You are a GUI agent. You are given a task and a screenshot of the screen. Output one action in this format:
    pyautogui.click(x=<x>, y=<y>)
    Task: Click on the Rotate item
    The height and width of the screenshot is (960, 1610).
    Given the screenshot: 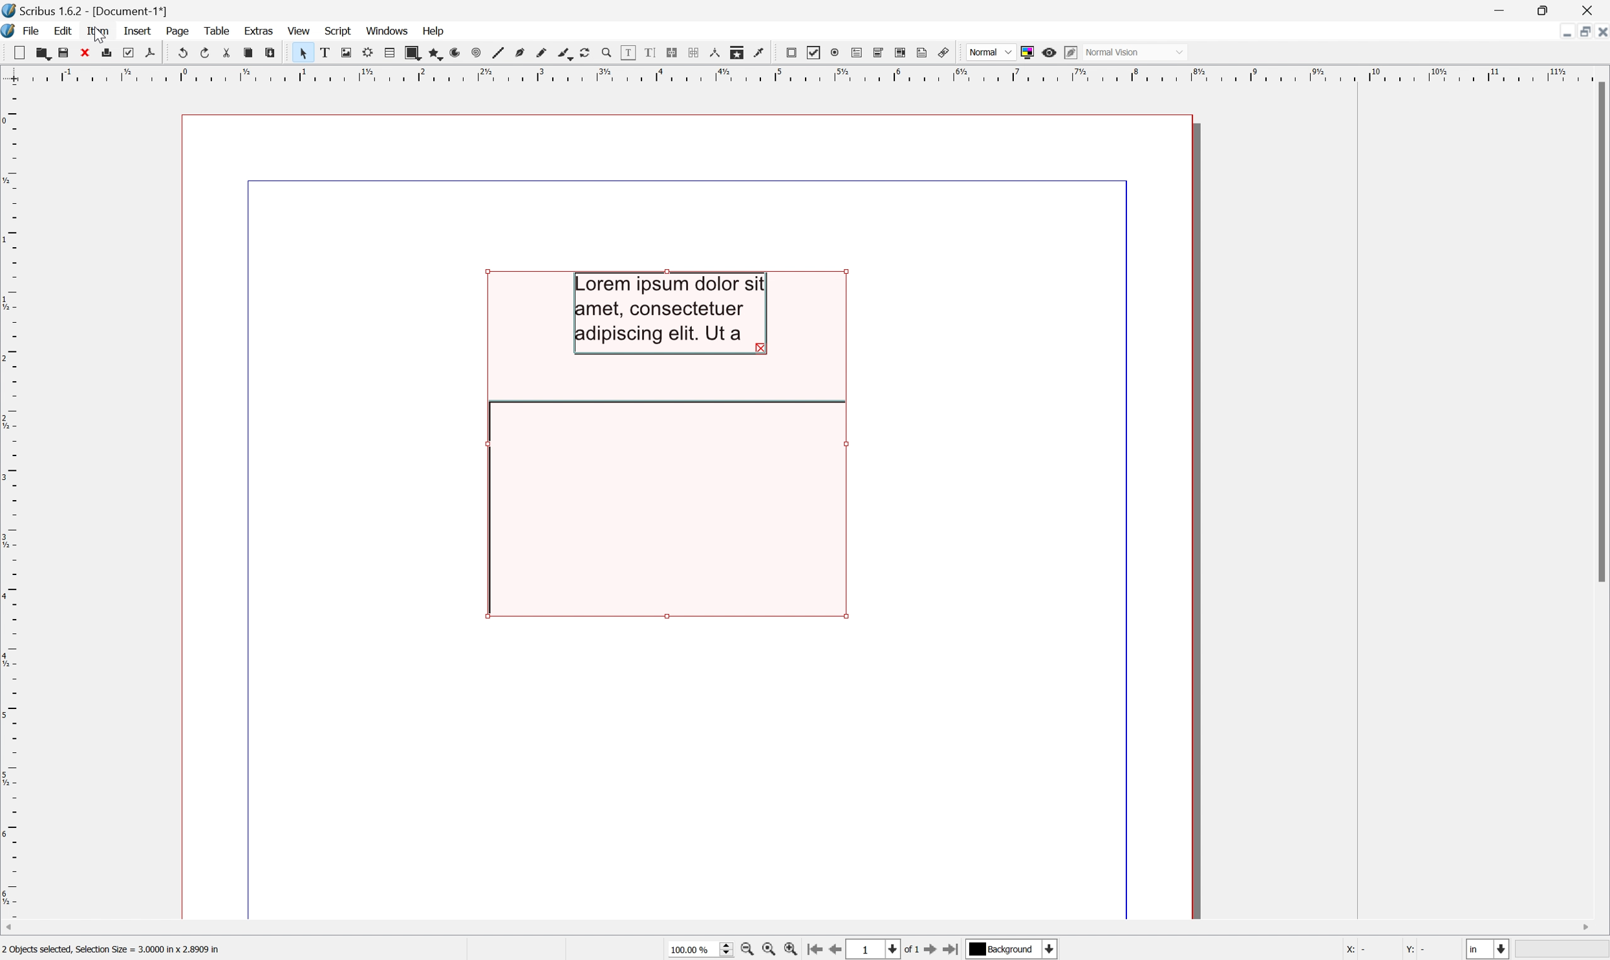 What is the action you would take?
    pyautogui.click(x=663, y=509)
    